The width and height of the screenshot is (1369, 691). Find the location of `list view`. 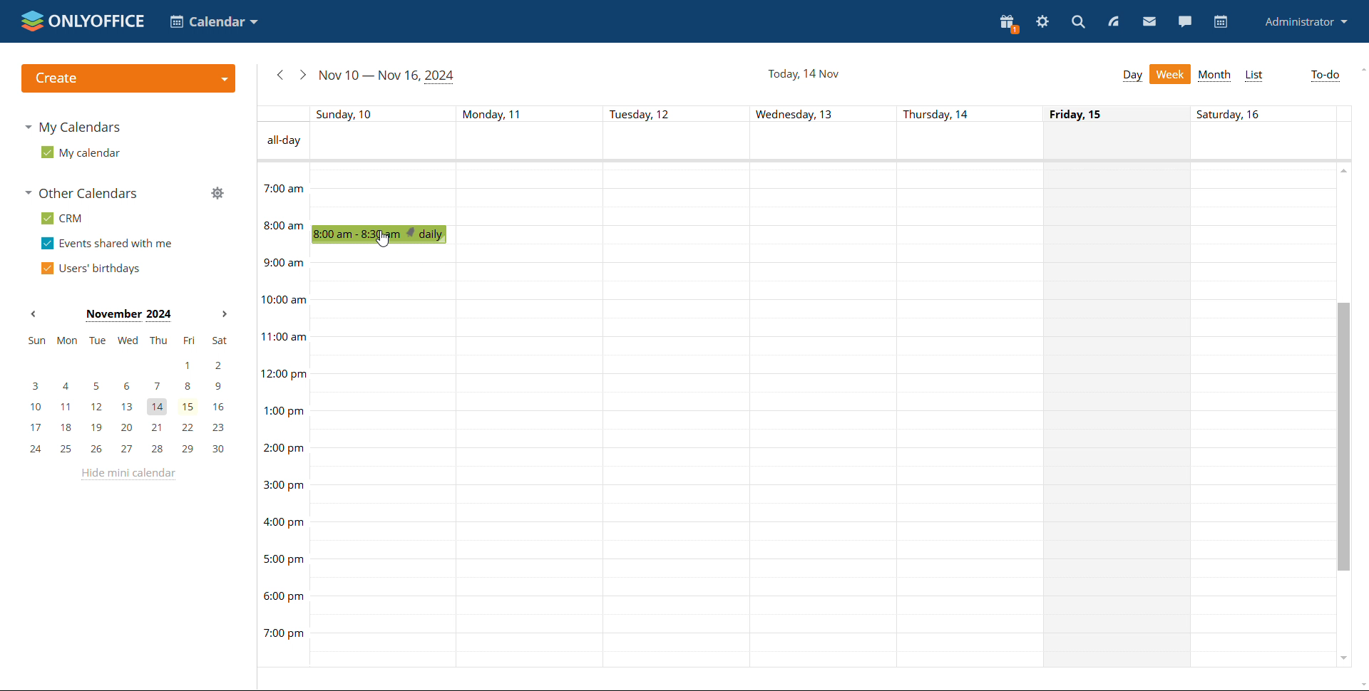

list view is located at coordinates (1255, 76).